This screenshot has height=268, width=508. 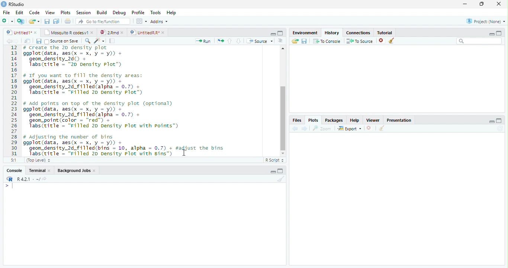 What do you see at coordinates (294, 128) in the screenshot?
I see `back` at bounding box center [294, 128].